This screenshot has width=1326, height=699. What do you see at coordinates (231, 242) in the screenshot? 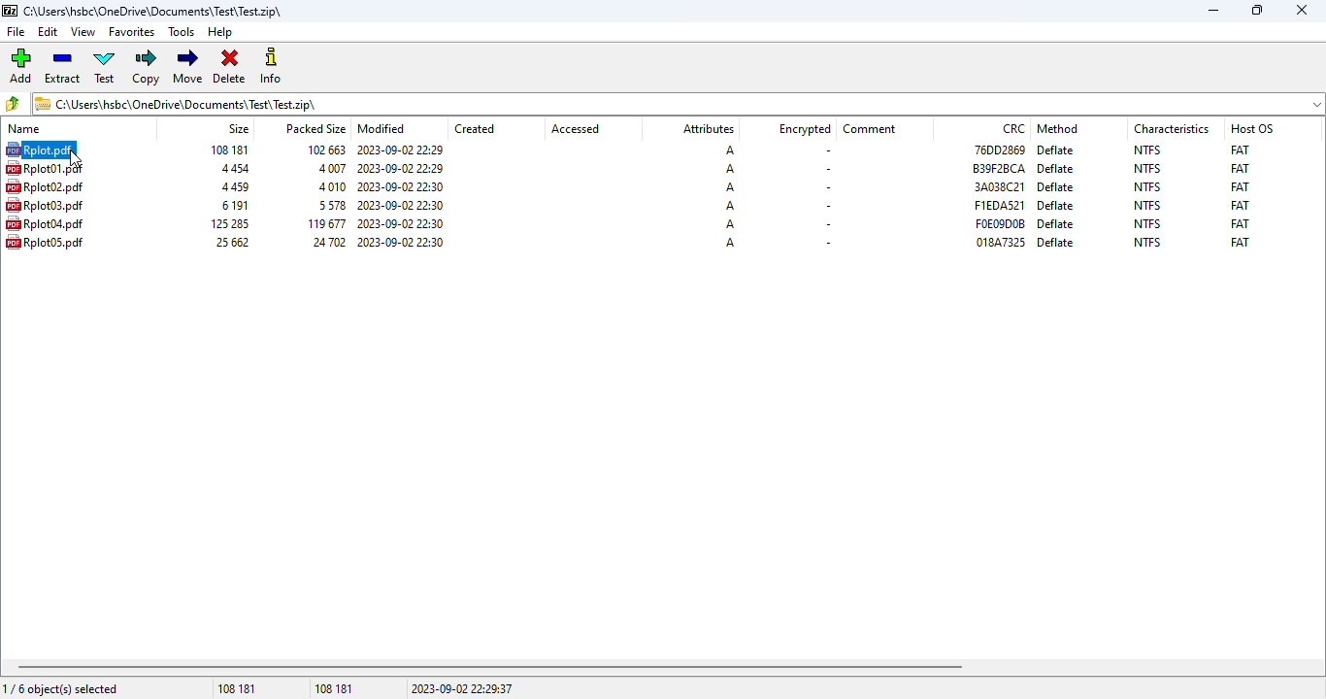
I see `size` at bounding box center [231, 242].